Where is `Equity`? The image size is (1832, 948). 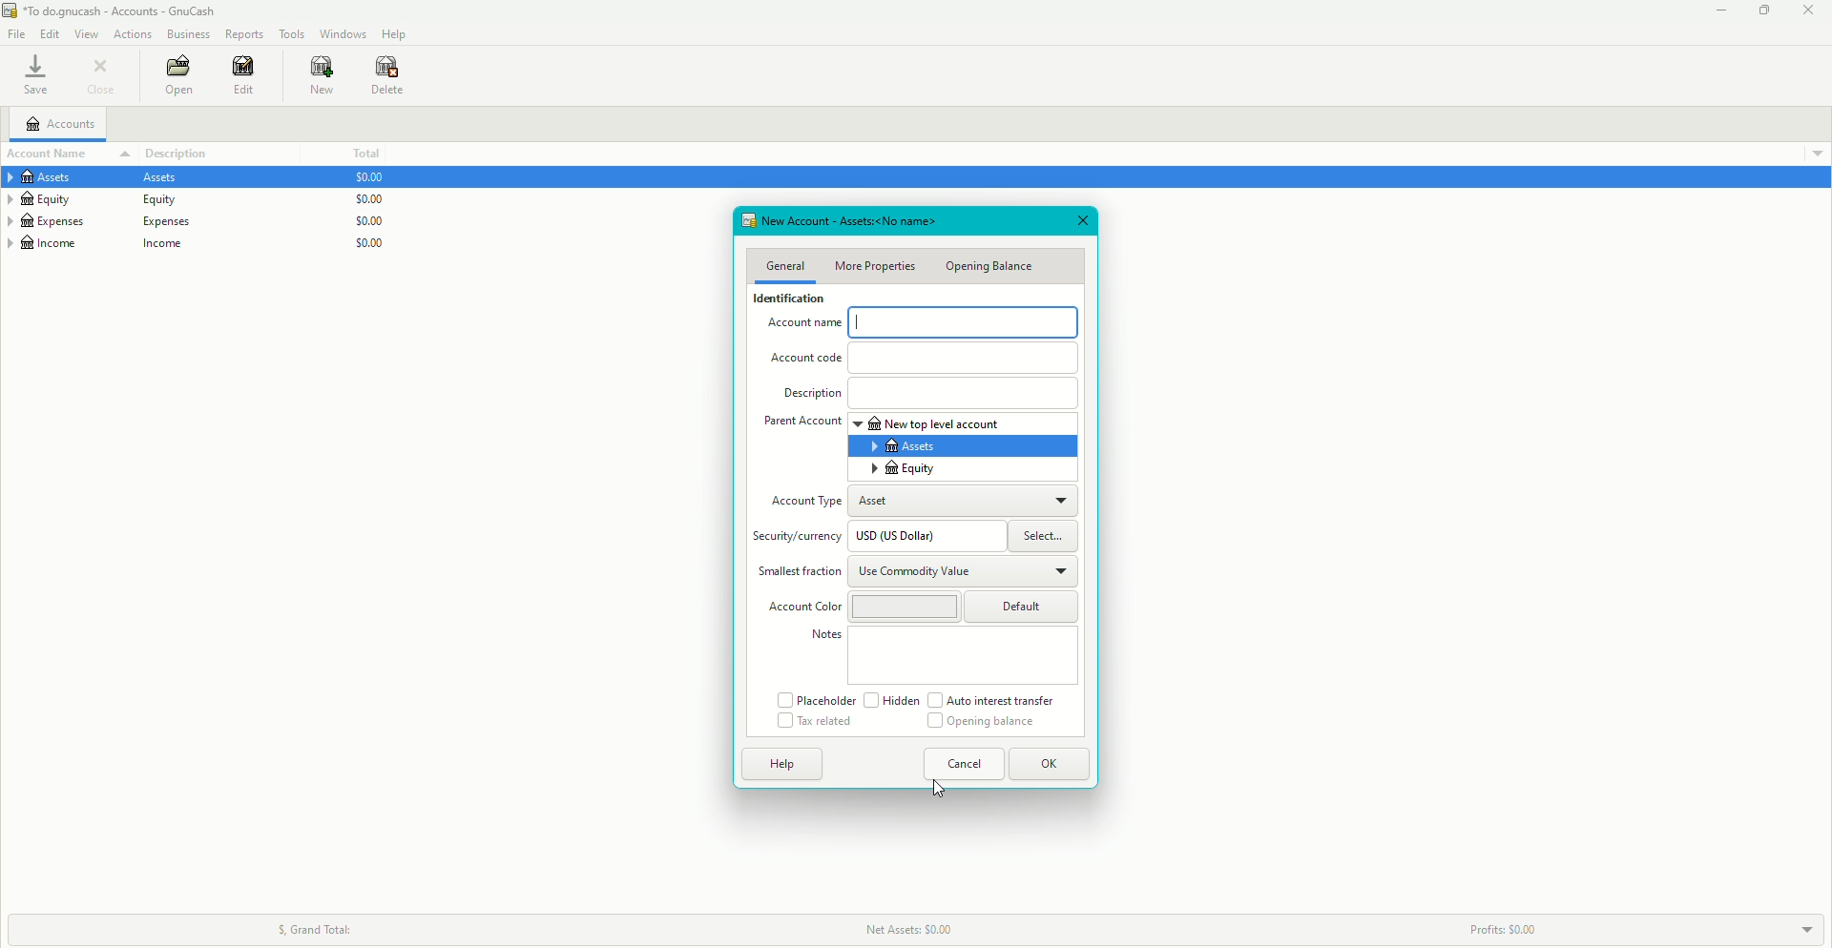 Equity is located at coordinates (102, 200).